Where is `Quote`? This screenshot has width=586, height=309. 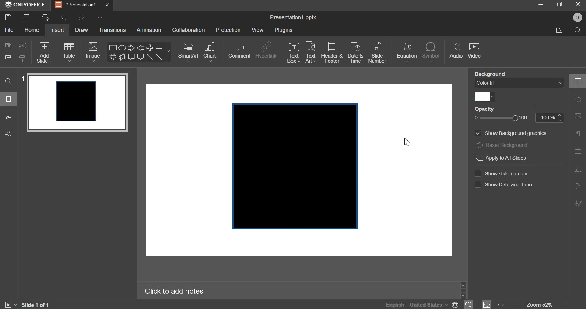 Quote is located at coordinates (577, 134).